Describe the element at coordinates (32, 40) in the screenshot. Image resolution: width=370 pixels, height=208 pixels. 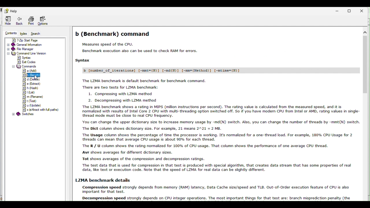
I see `7 zip start page` at that location.